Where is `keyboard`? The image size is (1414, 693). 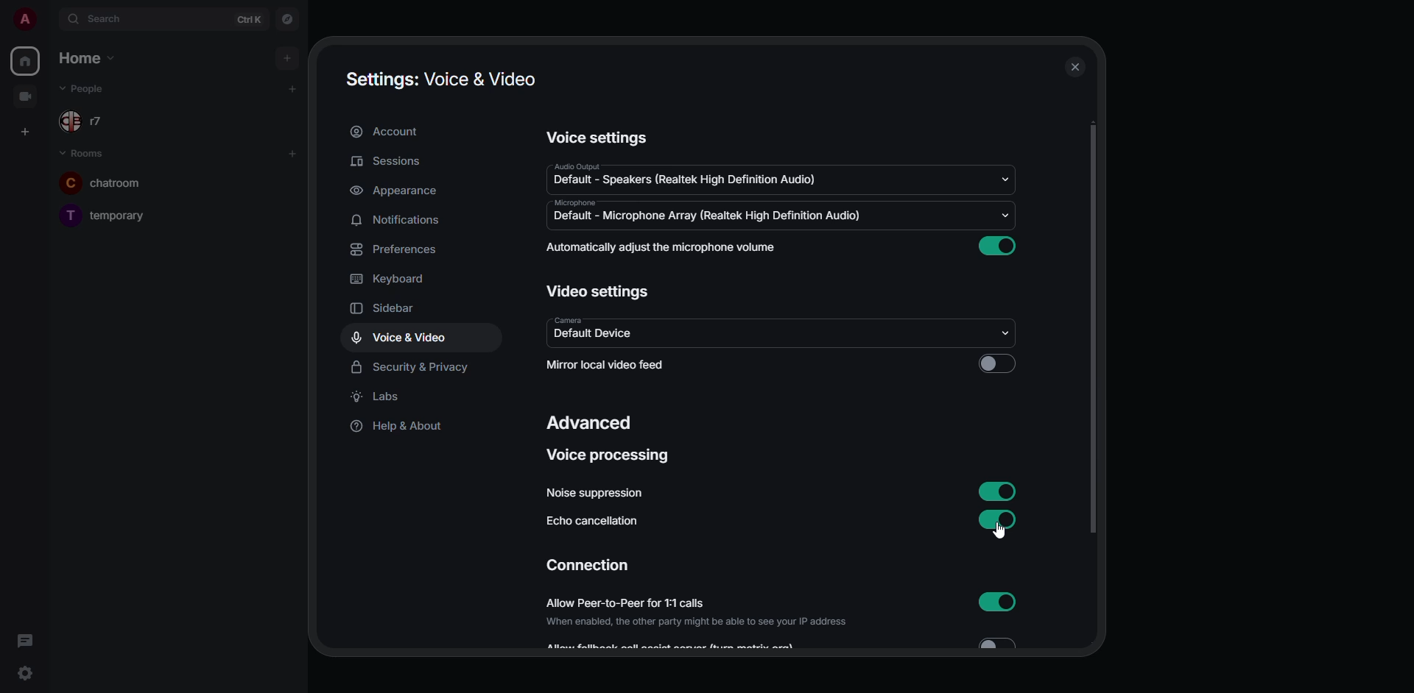 keyboard is located at coordinates (392, 279).